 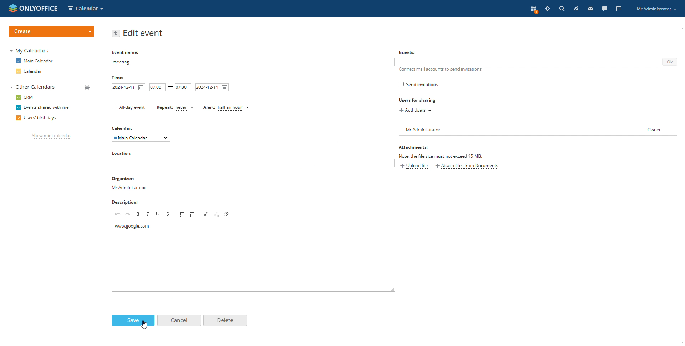 I want to click on events shared with me, so click(x=43, y=107).